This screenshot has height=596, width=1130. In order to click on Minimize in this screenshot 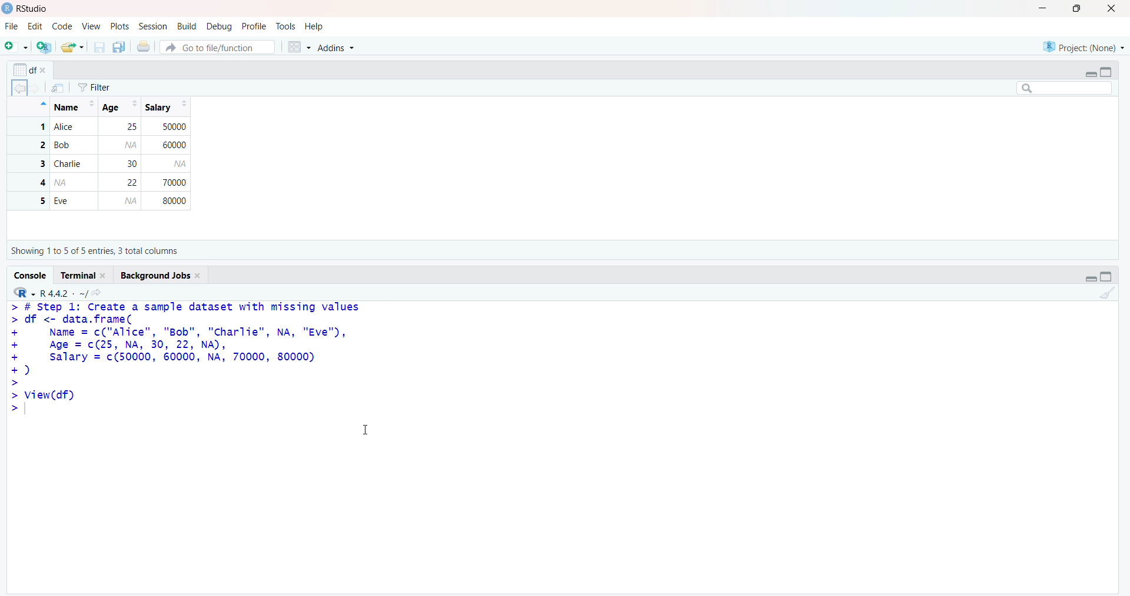, I will do `click(1089, 73)`.